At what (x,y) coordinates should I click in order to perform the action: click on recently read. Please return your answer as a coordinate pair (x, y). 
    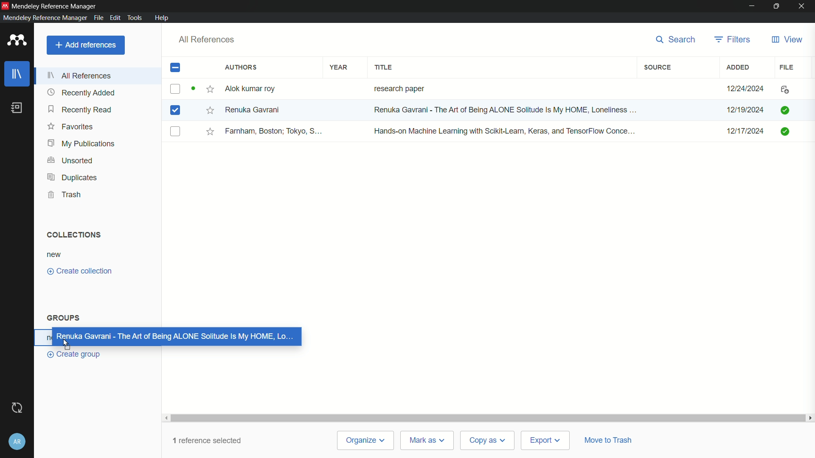
    Looking at the image, I should click on (81, 110).